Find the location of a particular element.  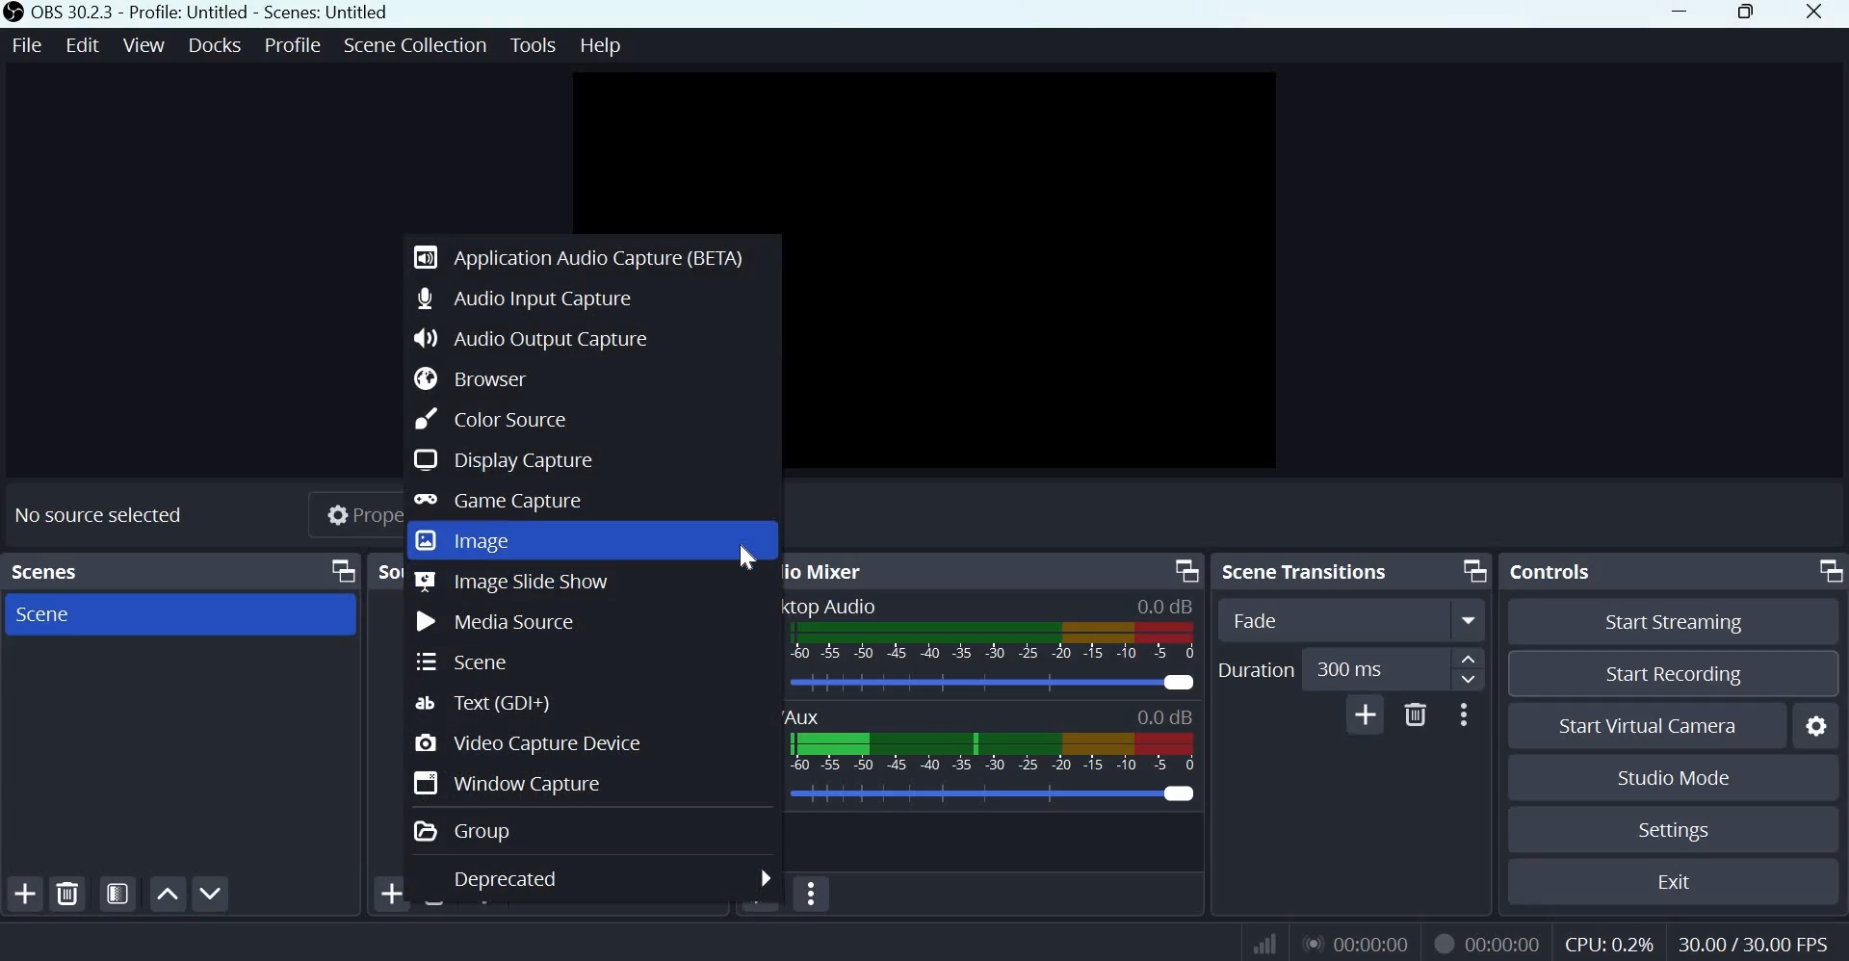

Windows size toggle is located at coordinates (1746, 13).